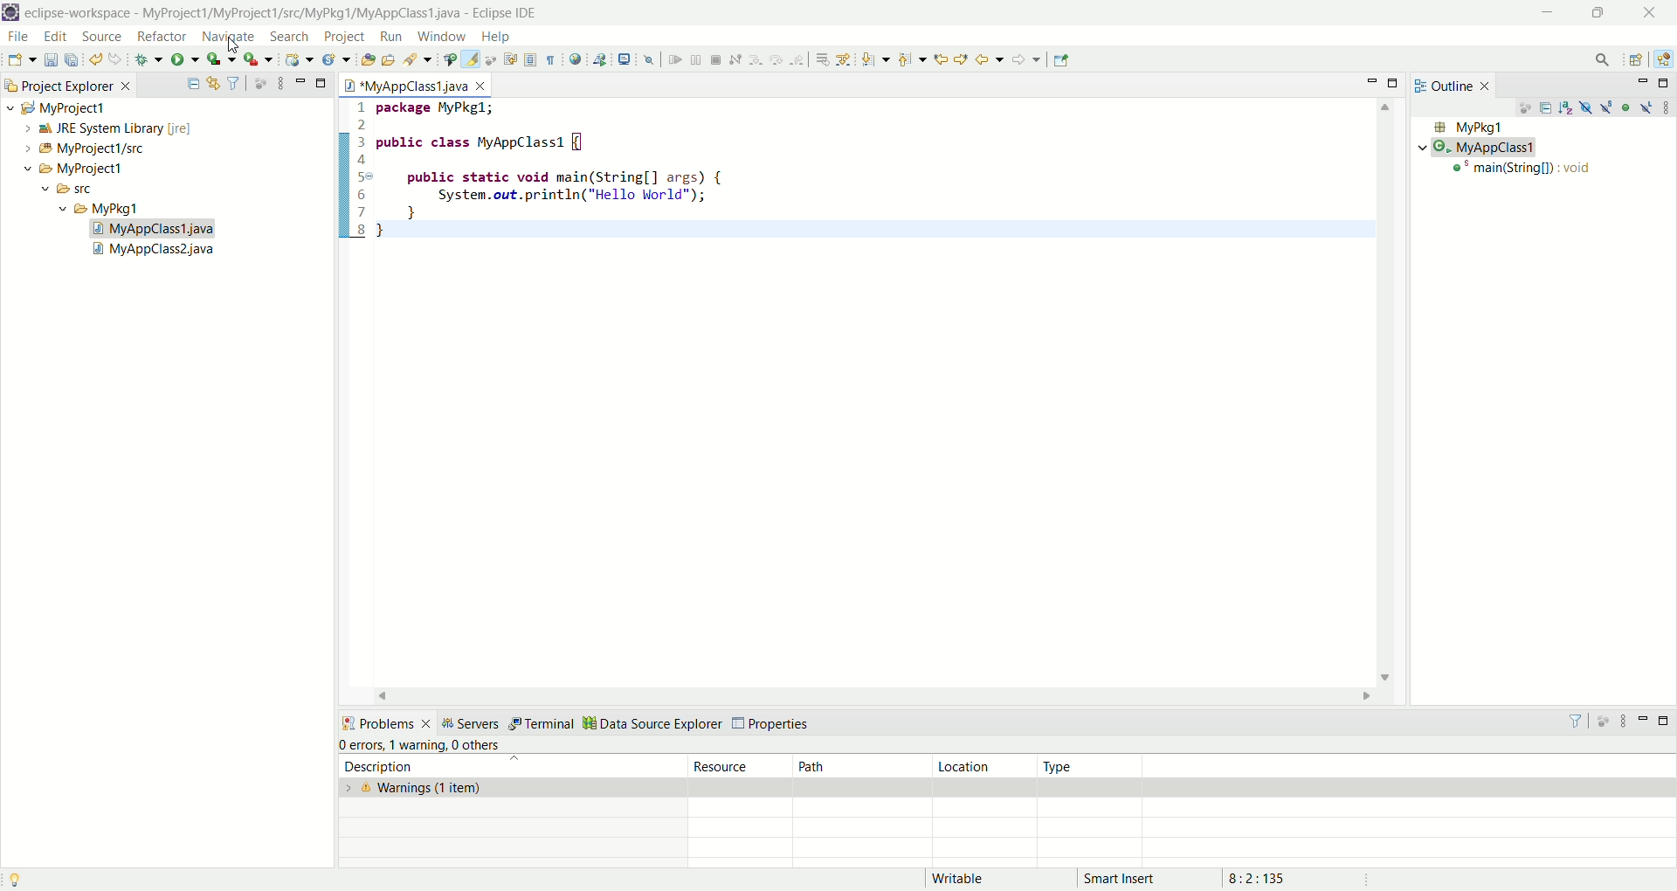 The width and height of the screenshot is (1677, 891). What do you see at coordinates (1397, 82) in the screenshot?
I see `maximize` at bounding box center [1397, 82].